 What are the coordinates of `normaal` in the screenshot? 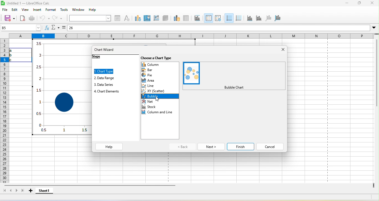 It's located at (234, 87).